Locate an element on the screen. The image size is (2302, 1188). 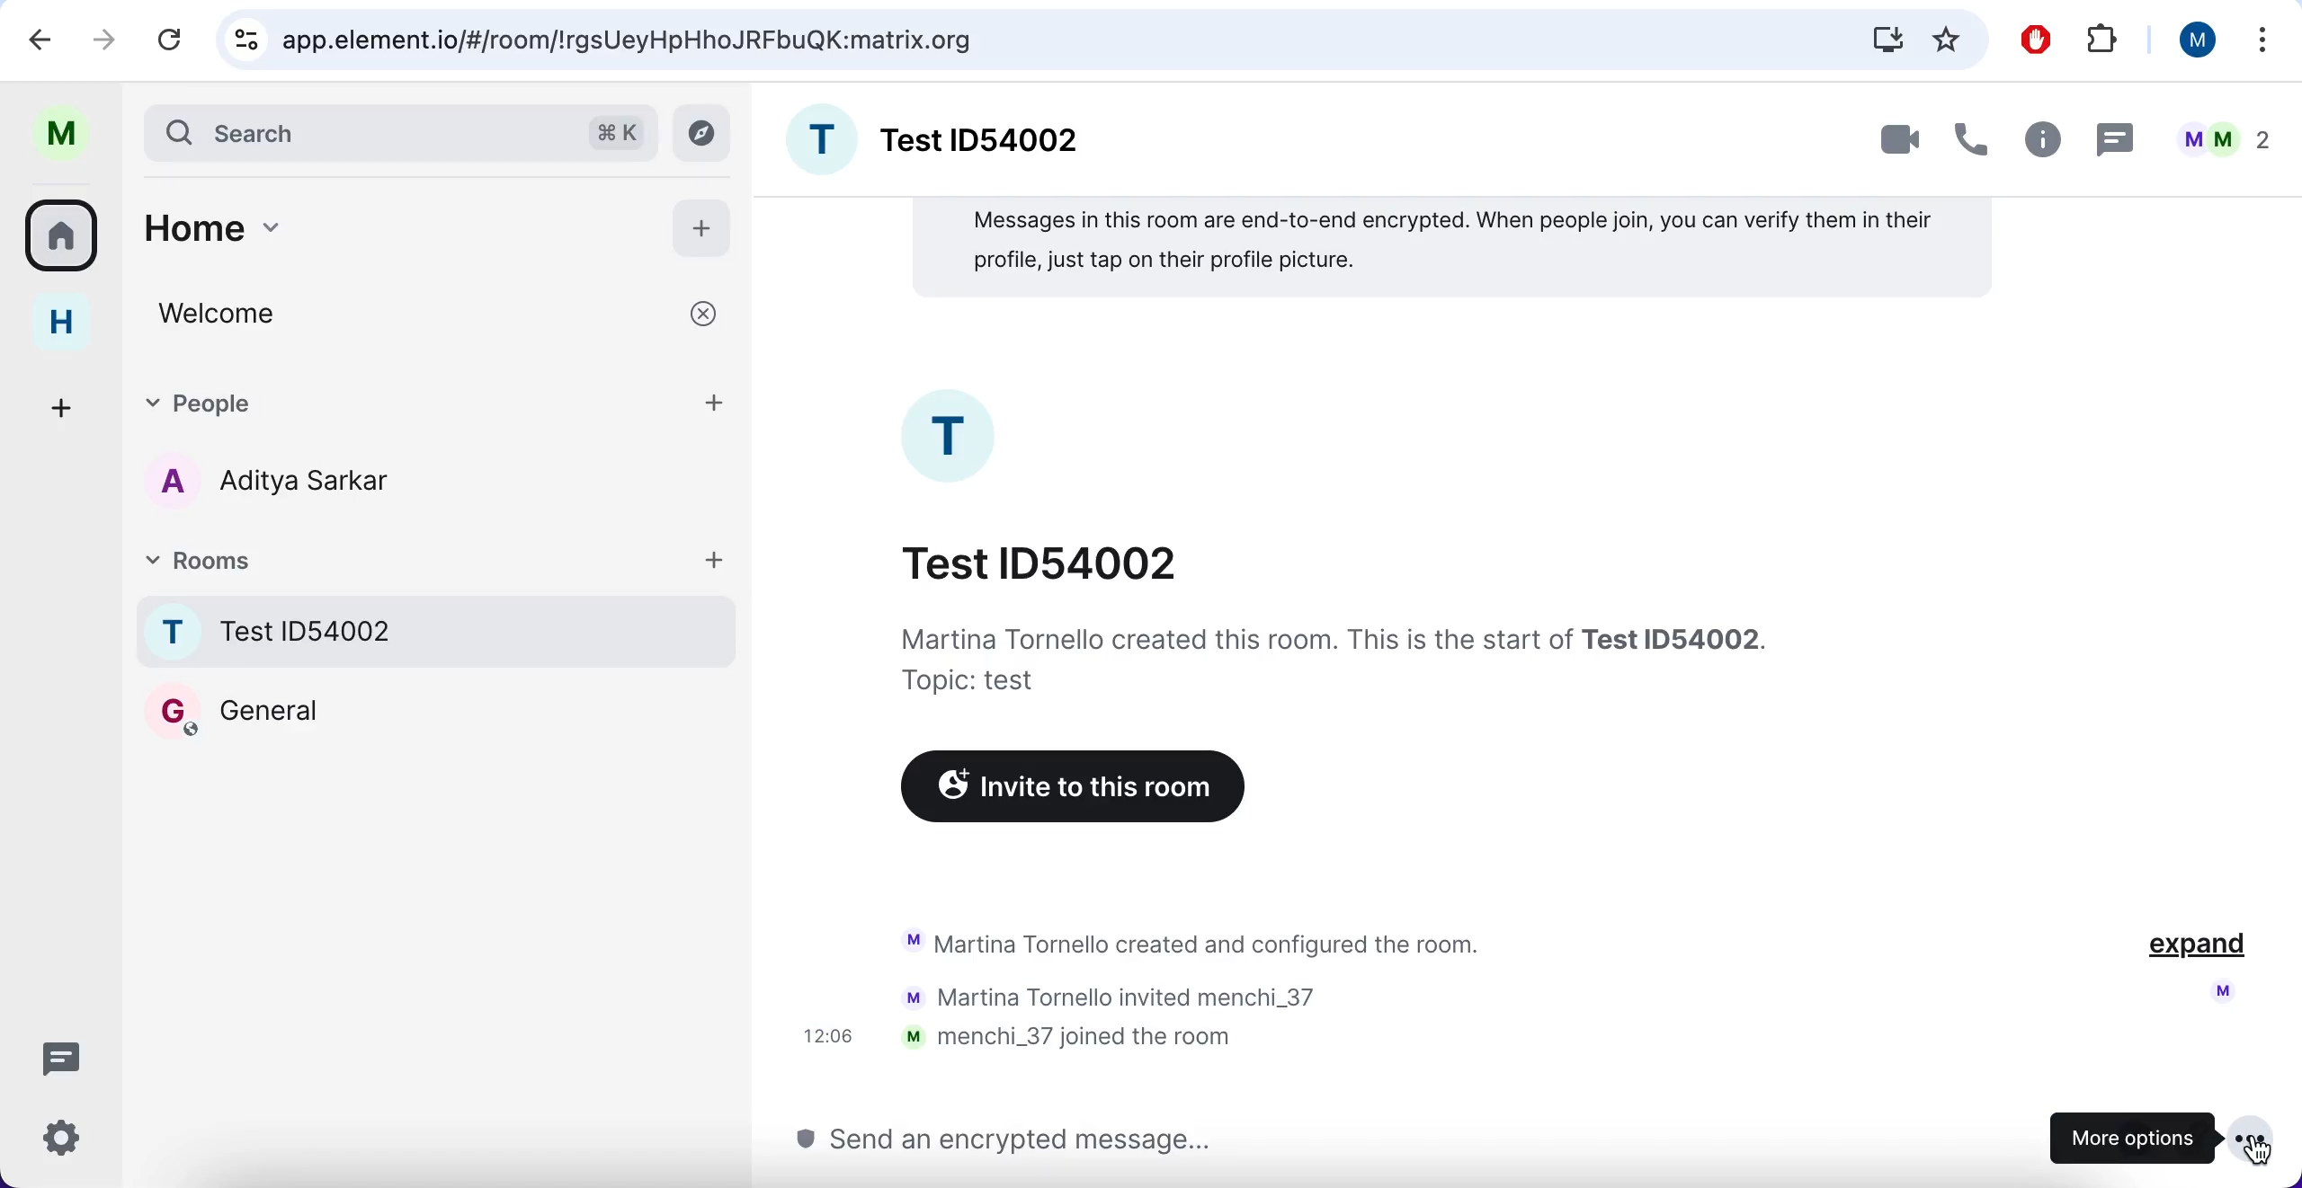
install Matrix is located at coordinates (1887, 39).